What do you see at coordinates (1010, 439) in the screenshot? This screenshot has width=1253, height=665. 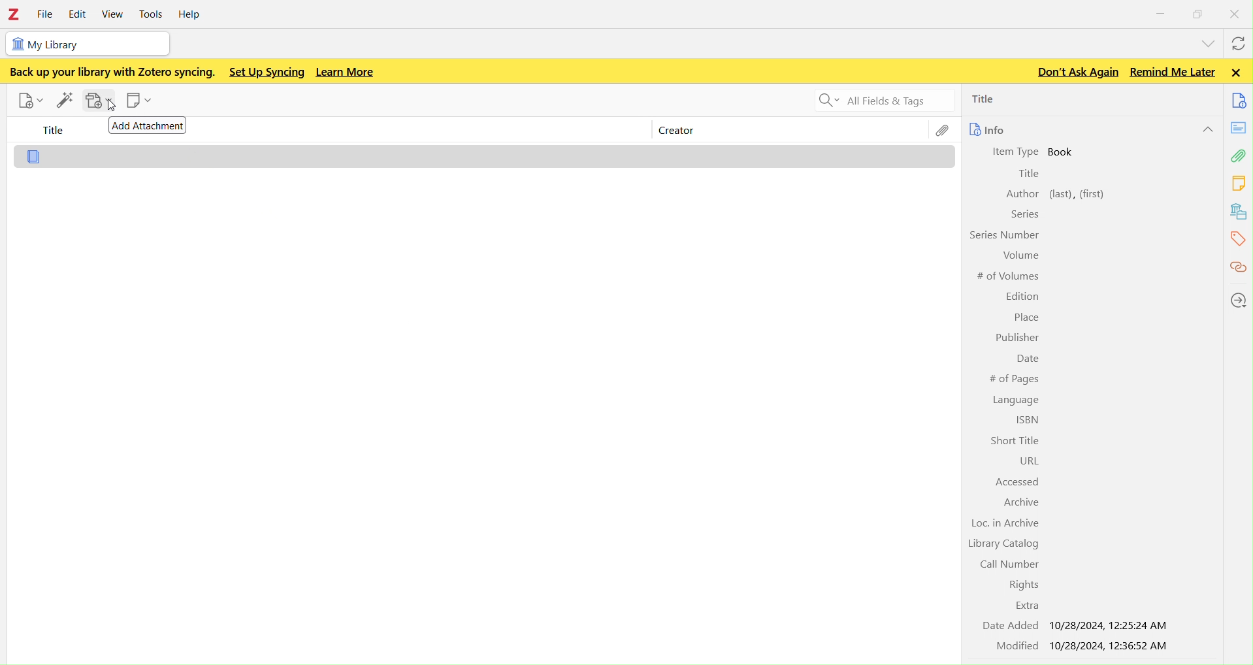 I see `Short Title` at bounding box center [1010, 439].